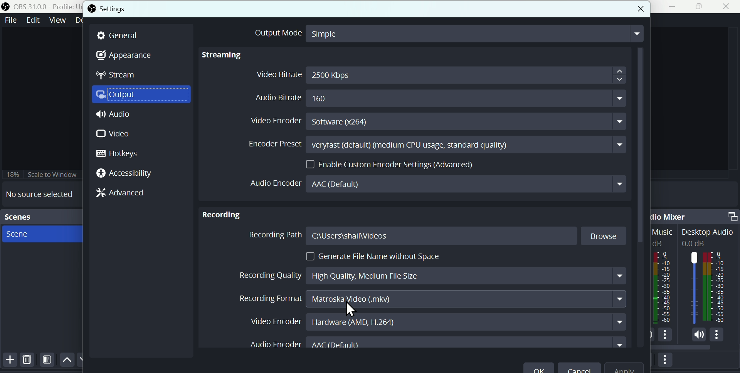  I want to click on Settings, so click(109, 8).